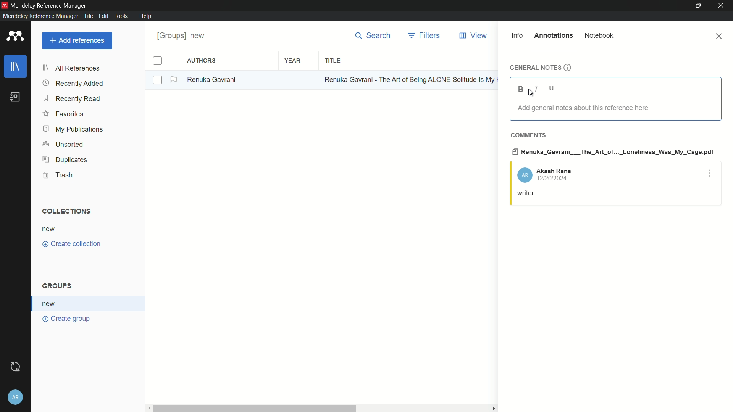 The height and width of the screenshot is (412, 733). What do you see at coordinates (50, 229) in the screenshot?
I see `new` at bounding box center [50, 229].